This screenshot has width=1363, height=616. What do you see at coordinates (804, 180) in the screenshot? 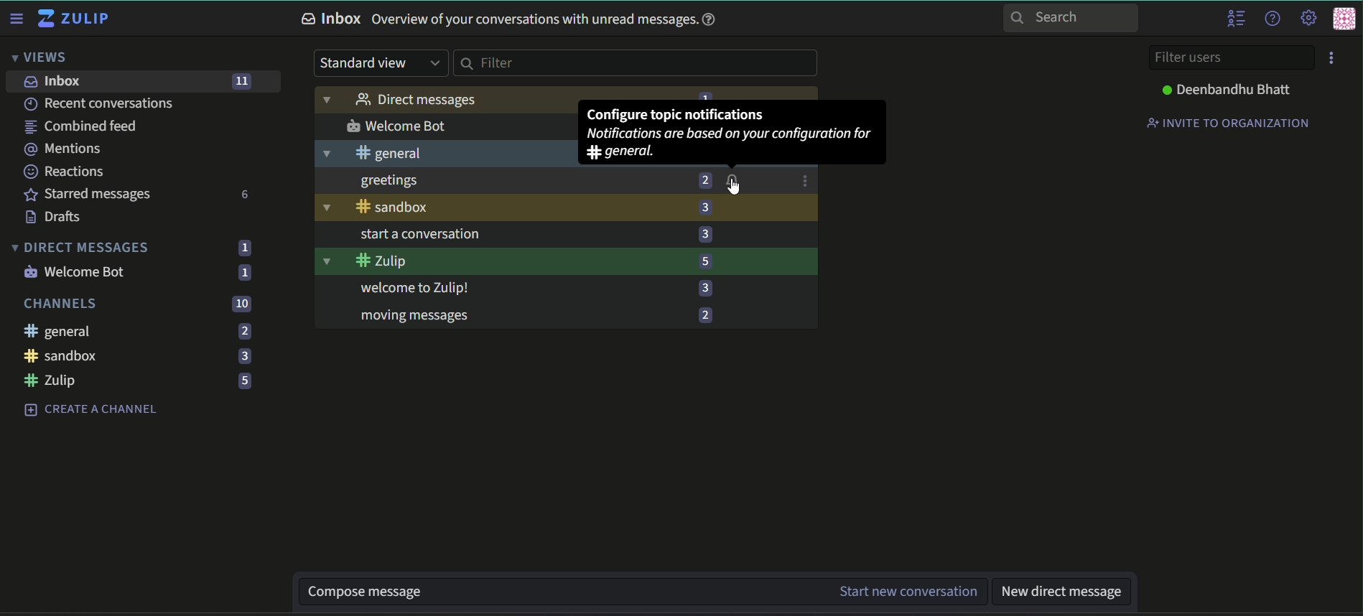
I see `options` at bounding box center [804, 180].